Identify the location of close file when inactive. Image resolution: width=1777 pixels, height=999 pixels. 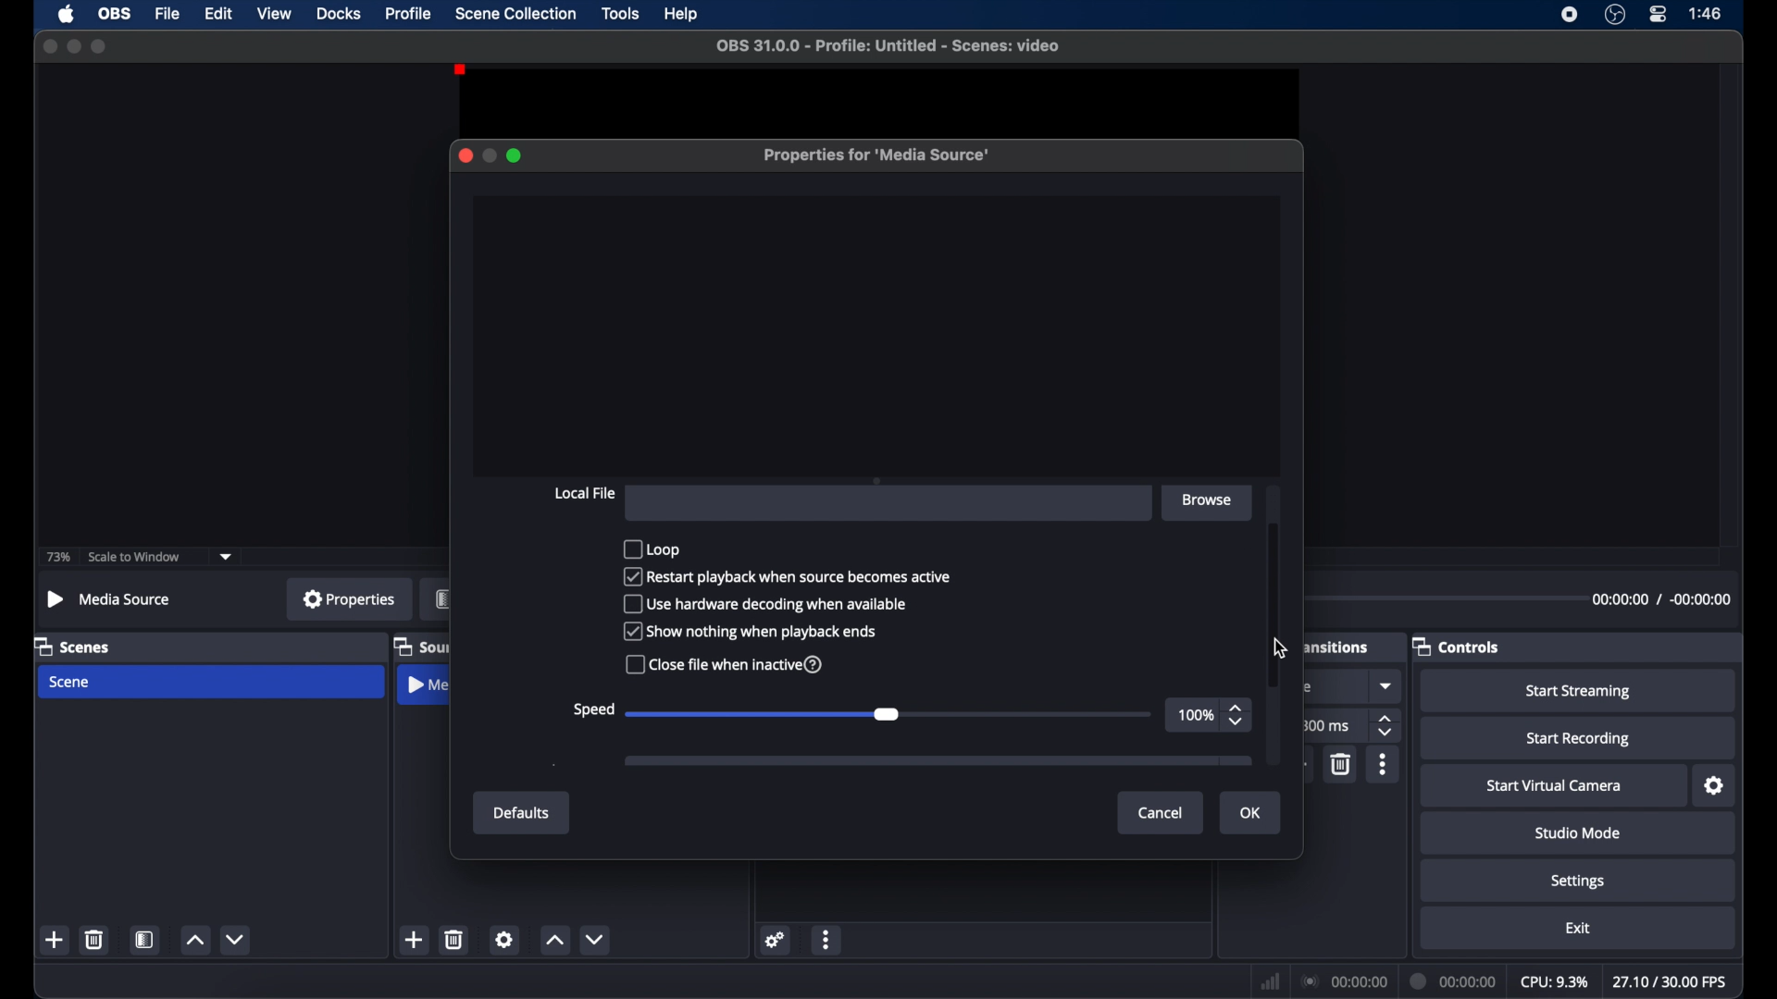
(726, 664).